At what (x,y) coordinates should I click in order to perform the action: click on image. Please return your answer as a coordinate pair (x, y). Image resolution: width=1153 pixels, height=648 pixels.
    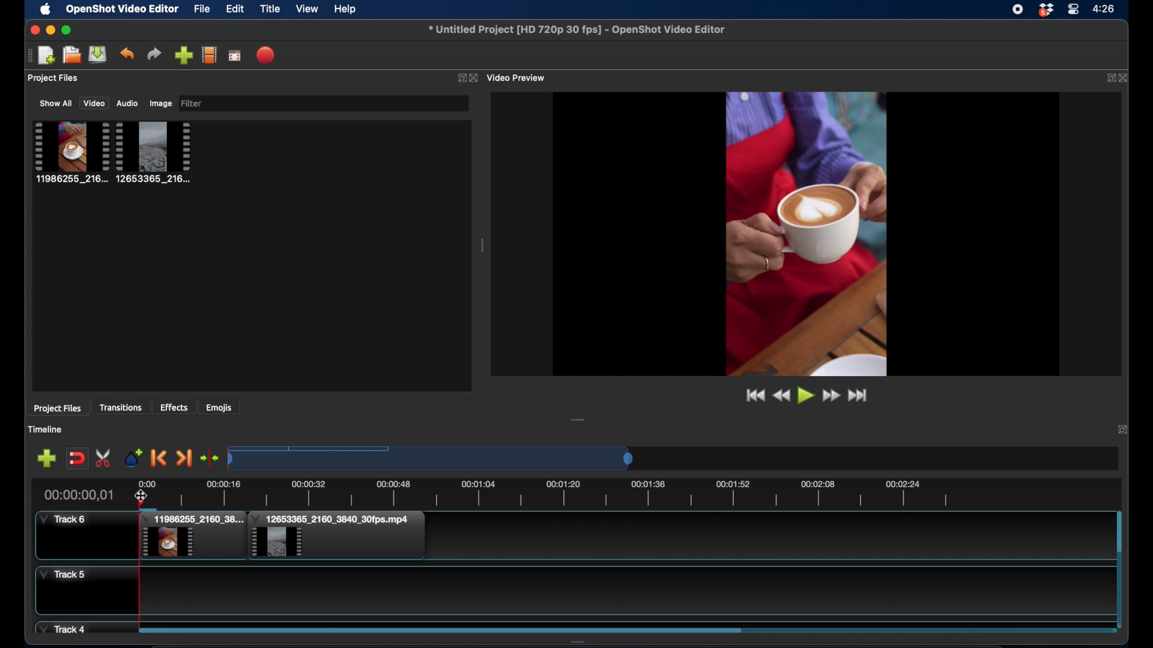
    Looking at the image, I should click on (160, 103).